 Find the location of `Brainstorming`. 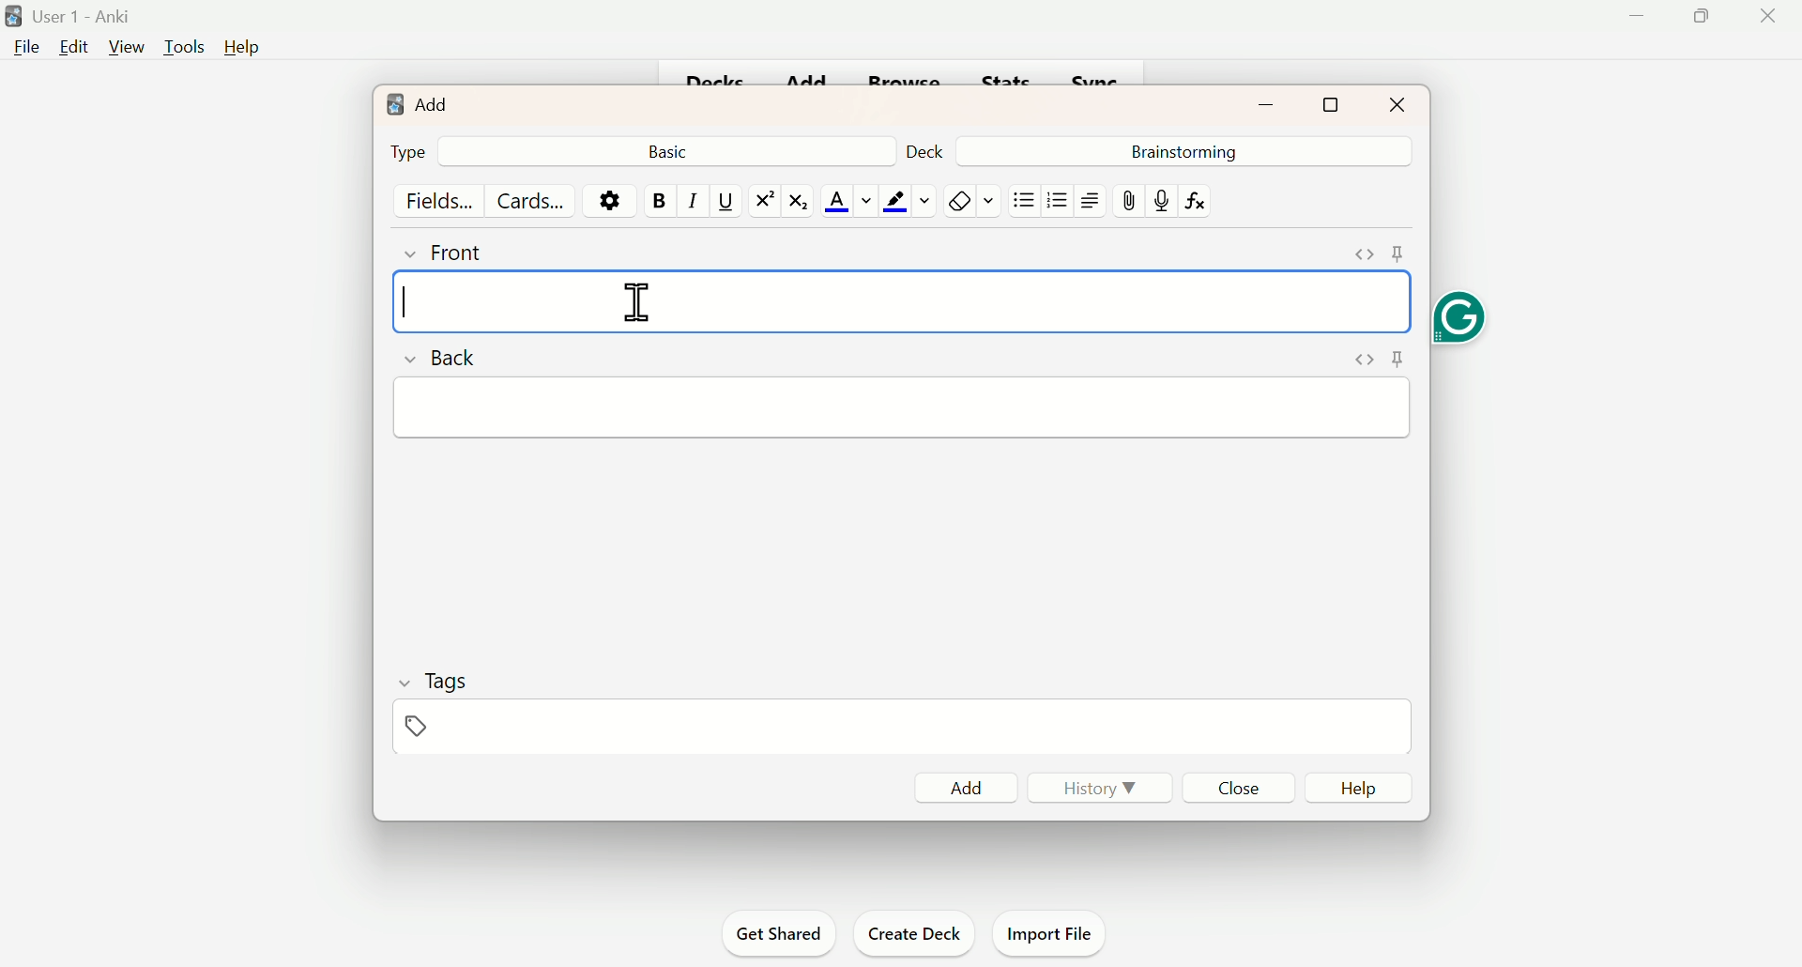

Brainstorming is located at coordinates (1181, 150).